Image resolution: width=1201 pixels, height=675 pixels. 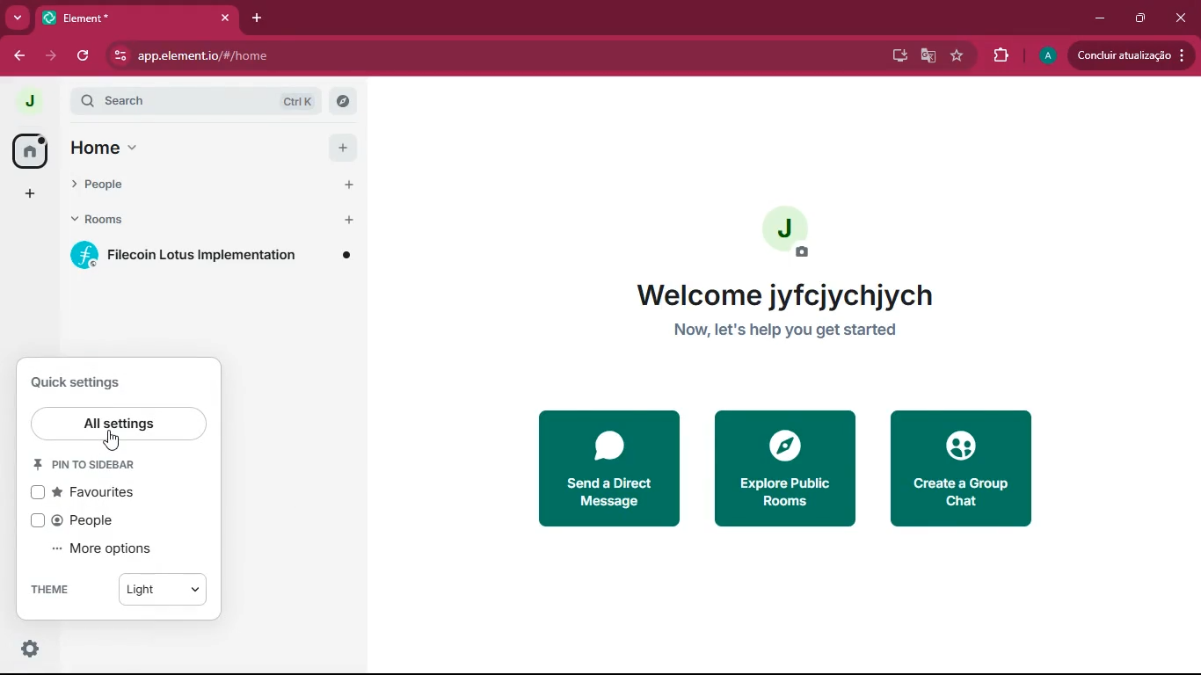 I want to click on forward, so click(x=48, y=56).